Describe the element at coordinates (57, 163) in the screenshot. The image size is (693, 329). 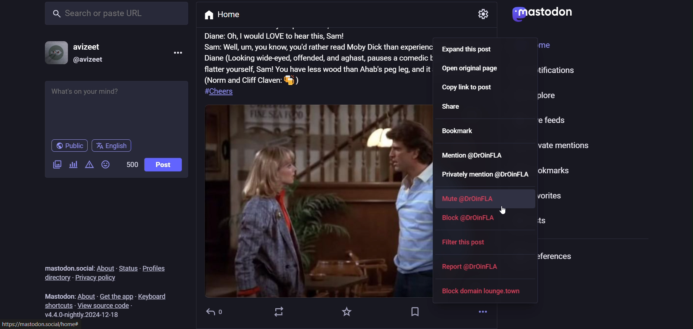
I see `add image` at that location.